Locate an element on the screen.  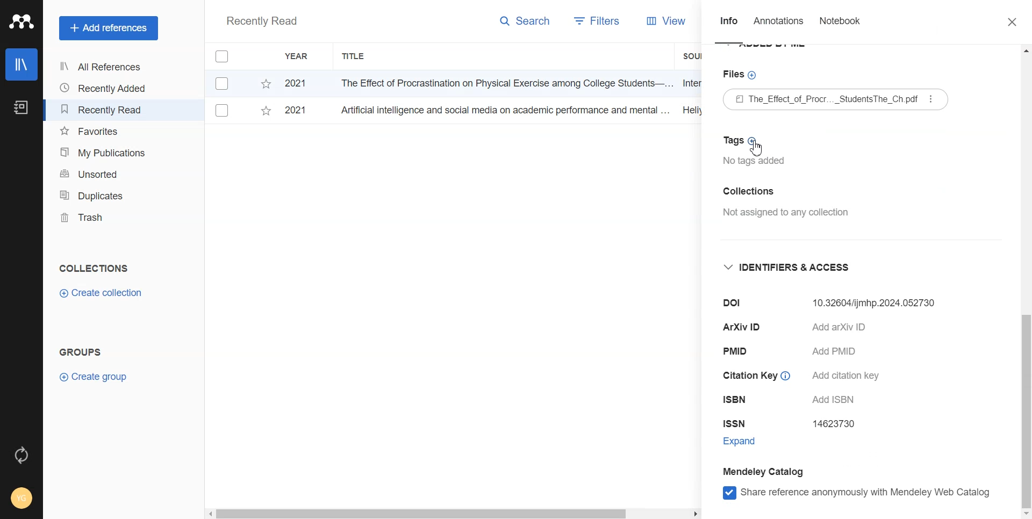
Create group is located at coordinates (94, 376).